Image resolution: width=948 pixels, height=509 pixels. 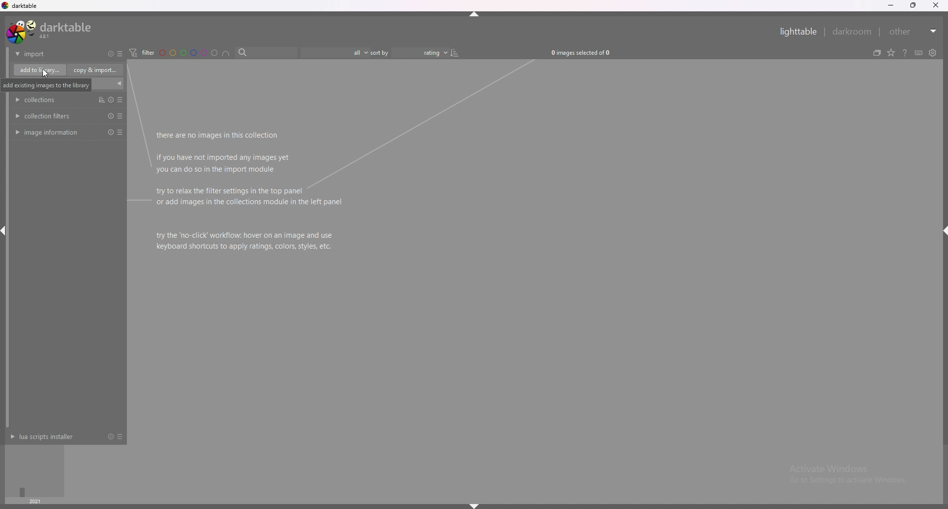 What do you see at coordinates (188, 53) in the screenshot?
I see `color labels` at bounding box center [188, 53].